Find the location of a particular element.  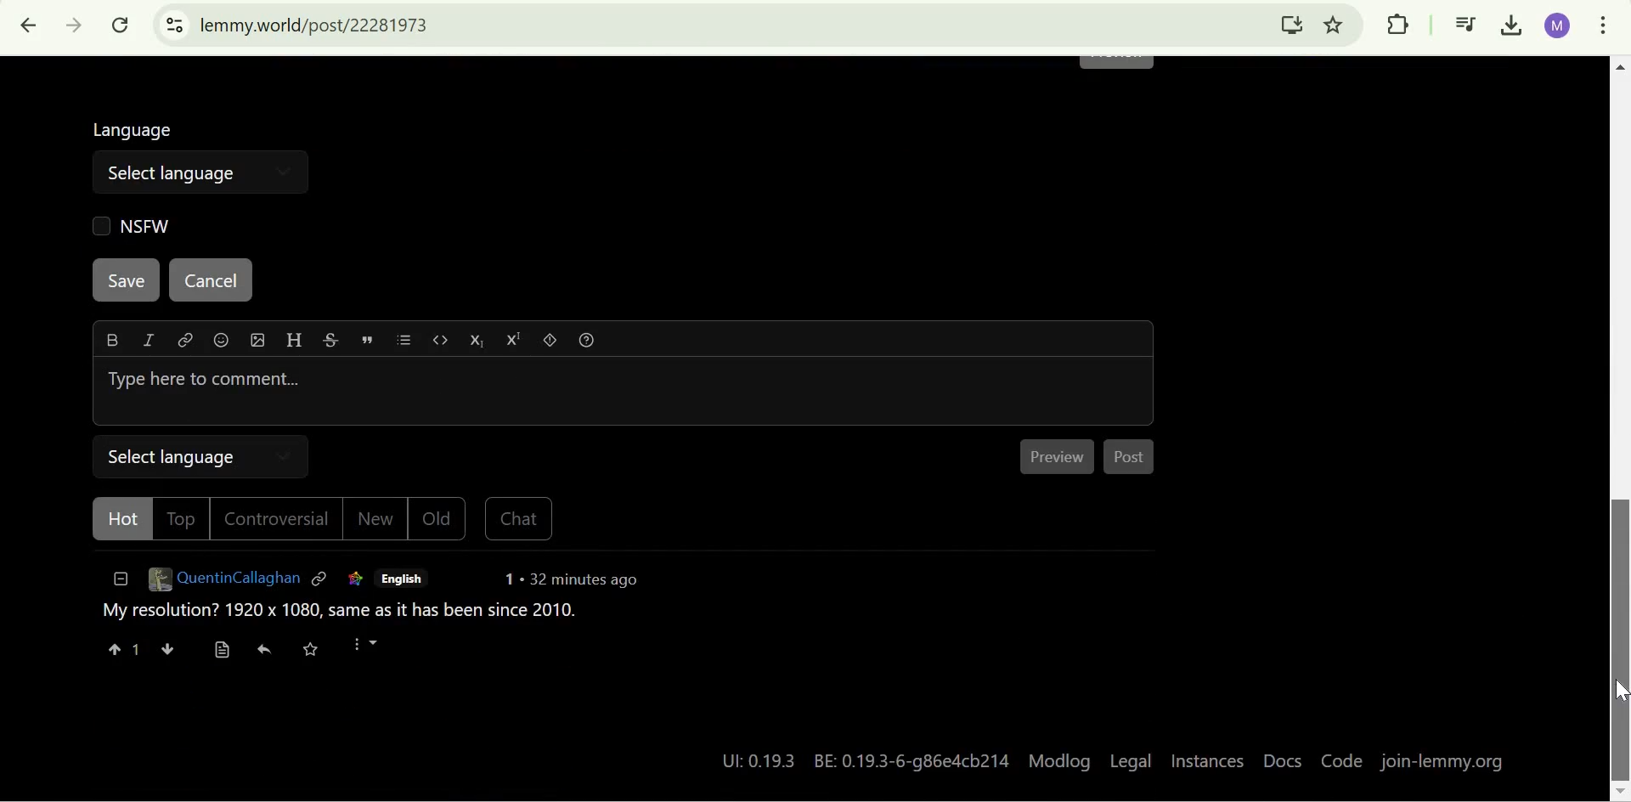

UI: 0.19.3 is located at coordinates (753, 760).